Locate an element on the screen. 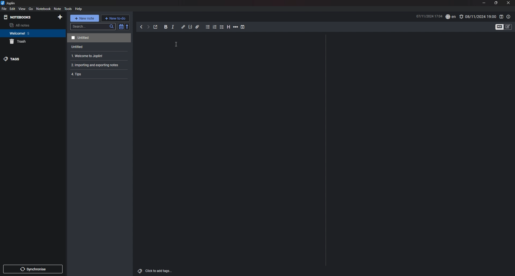 The height and width of the screenshot is (276, 515). code is located at coordinates (190, 27).